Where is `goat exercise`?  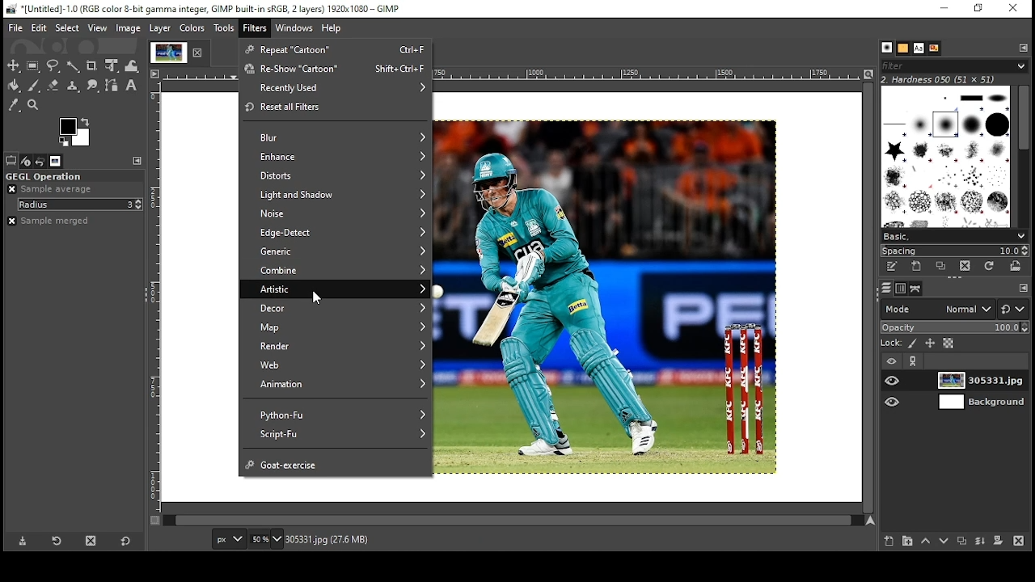
goat exercise is located at coordinates (336, 463).